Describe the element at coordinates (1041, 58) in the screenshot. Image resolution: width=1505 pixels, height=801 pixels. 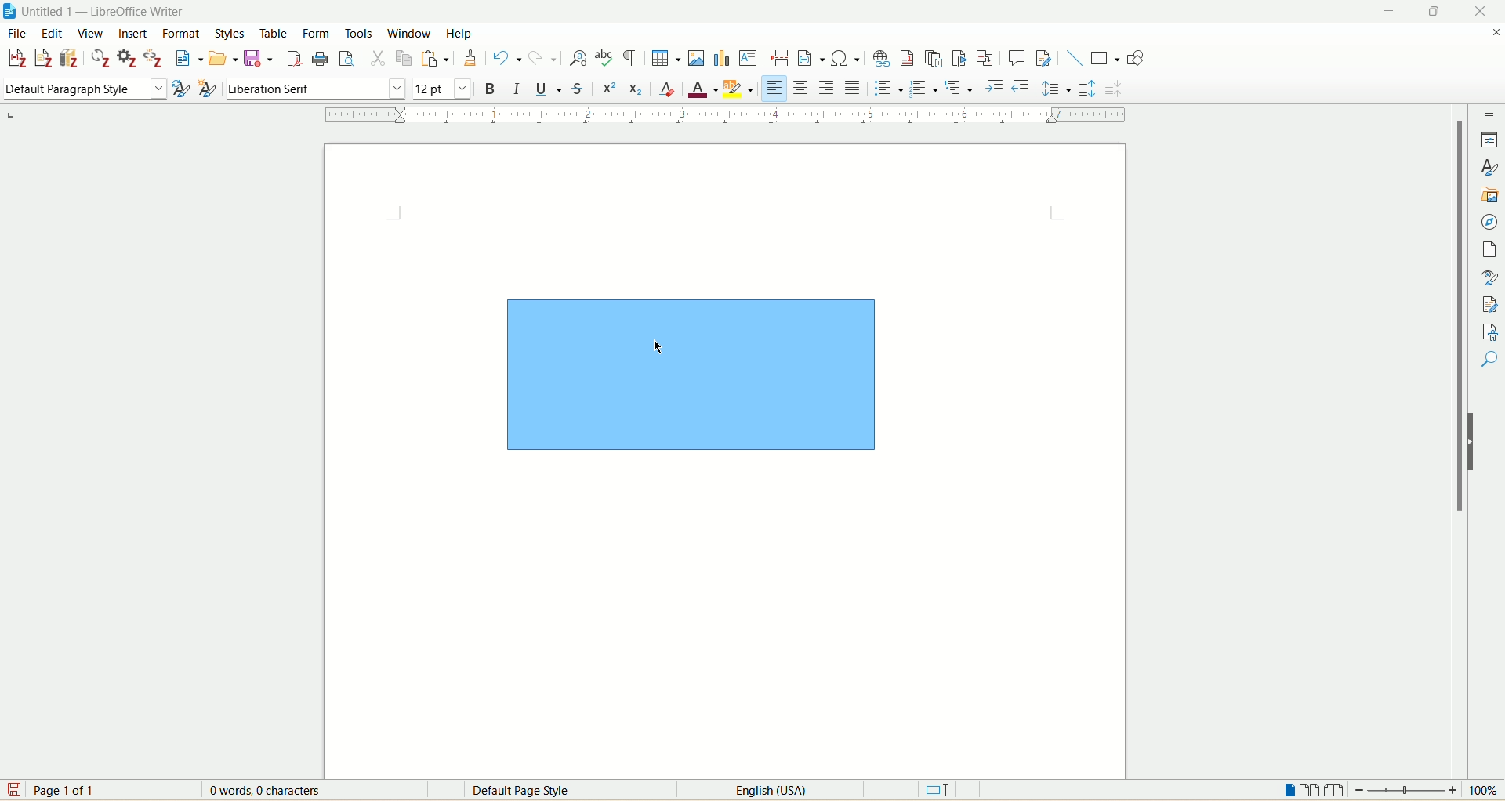
I see `track changes` at that location.